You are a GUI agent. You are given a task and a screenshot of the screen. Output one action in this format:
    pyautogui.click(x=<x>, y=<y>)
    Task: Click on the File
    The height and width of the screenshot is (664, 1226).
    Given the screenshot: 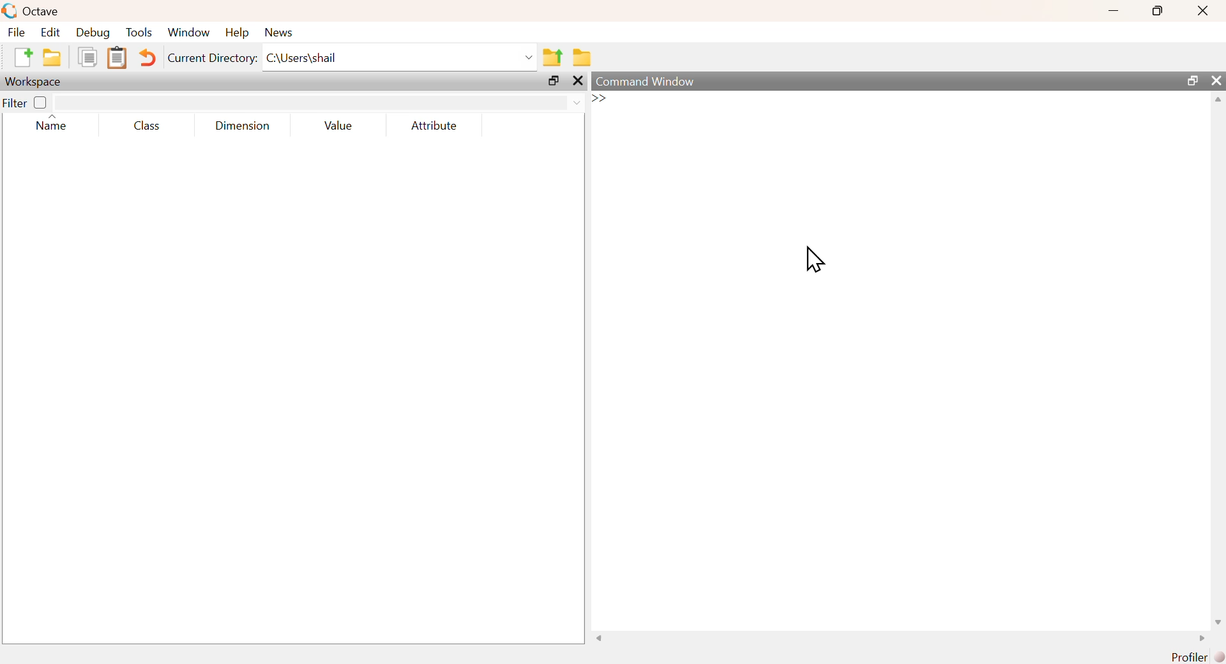 What is the action you would take?
    pyautogui.click(x=17, y=32)
    